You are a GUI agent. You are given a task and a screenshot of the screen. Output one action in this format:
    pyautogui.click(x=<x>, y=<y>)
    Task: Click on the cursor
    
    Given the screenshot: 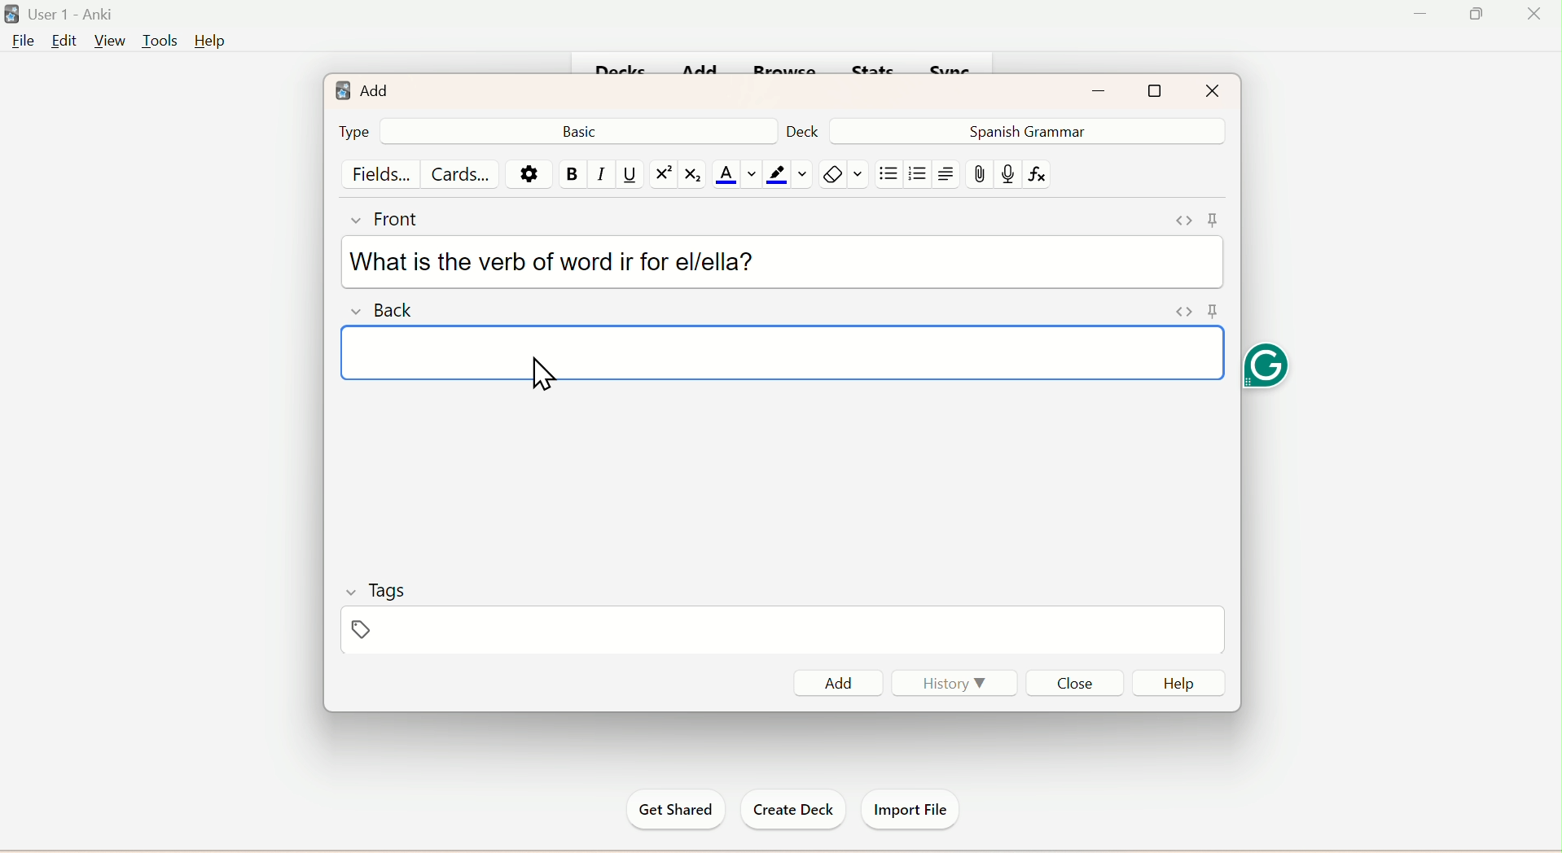 What is the action you would take?
    pyautogui.click(x=535, y=372)
    